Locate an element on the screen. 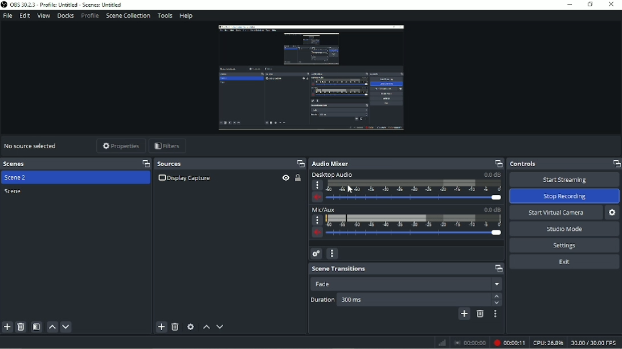 Image resolution: width=622 pixels, height=349 pixels. Move source(s) down is located at coordinates (220, 326).